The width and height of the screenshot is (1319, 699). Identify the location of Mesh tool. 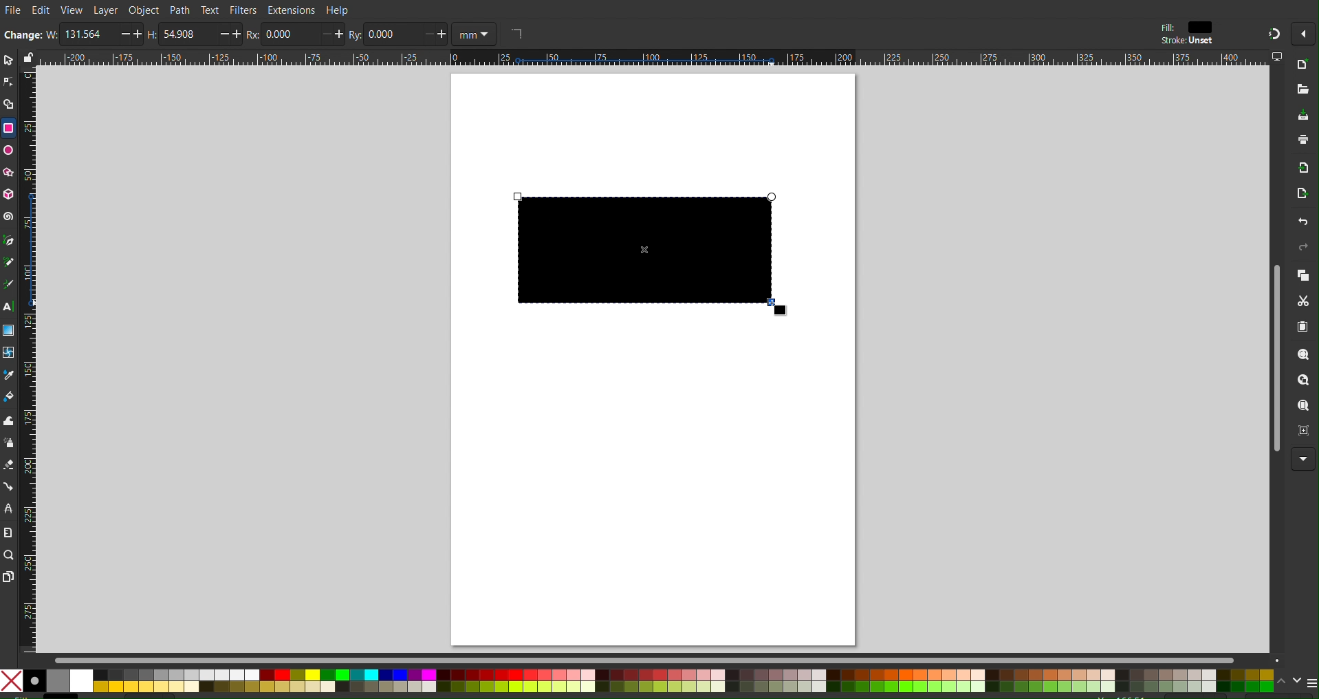
(9, 352).